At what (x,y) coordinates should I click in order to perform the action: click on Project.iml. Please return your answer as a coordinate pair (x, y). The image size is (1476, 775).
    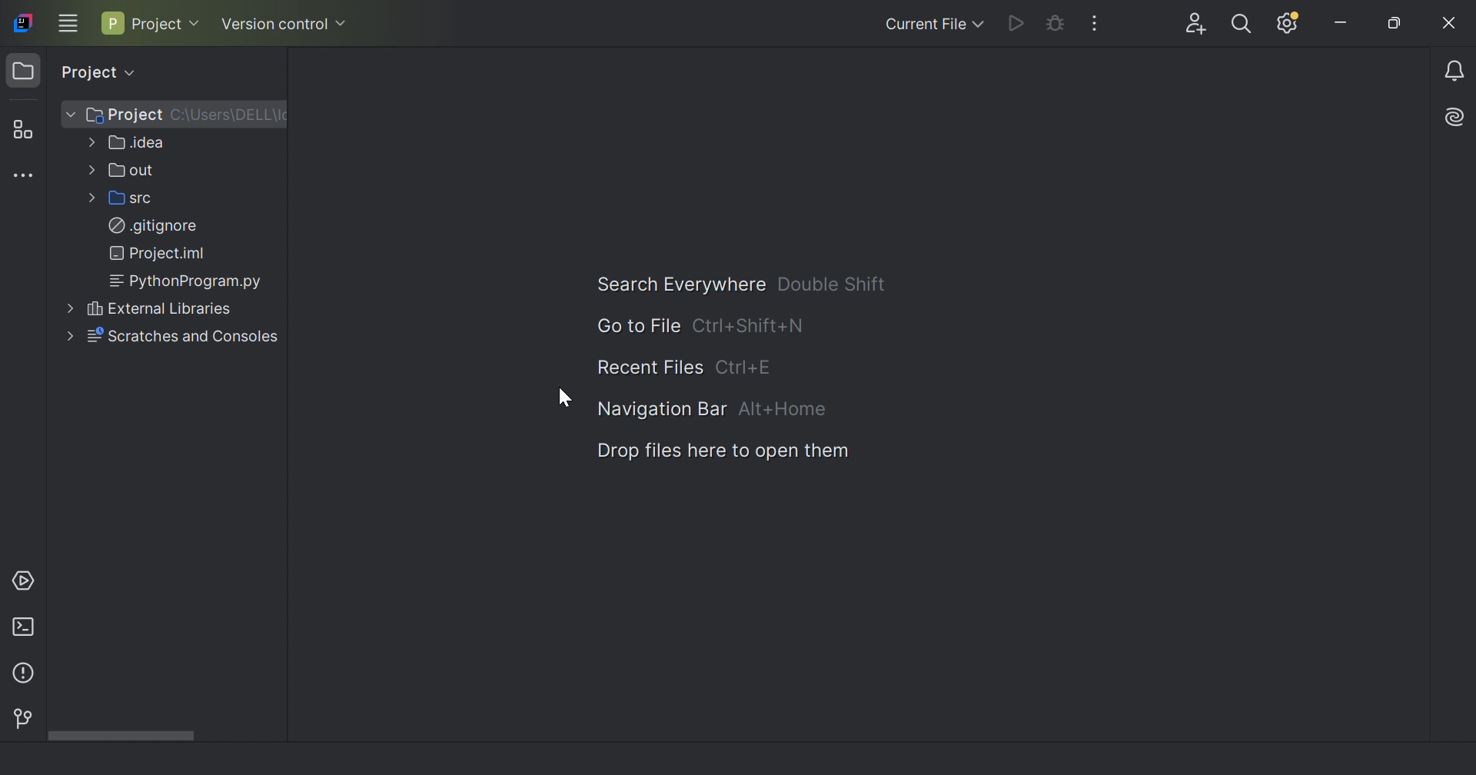
    Looking at the image, I should click on (160, 251).